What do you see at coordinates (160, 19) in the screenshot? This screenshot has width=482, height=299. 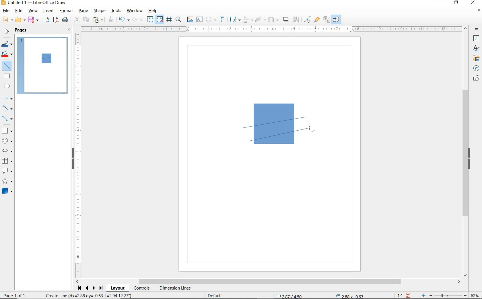 I see `SNAP TO GRID` at bounding box center [160, 19].